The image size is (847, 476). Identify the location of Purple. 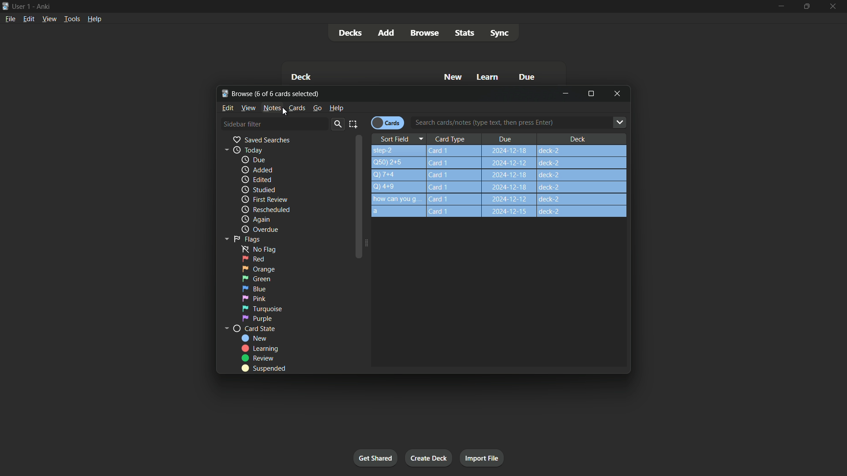
(258, 319).